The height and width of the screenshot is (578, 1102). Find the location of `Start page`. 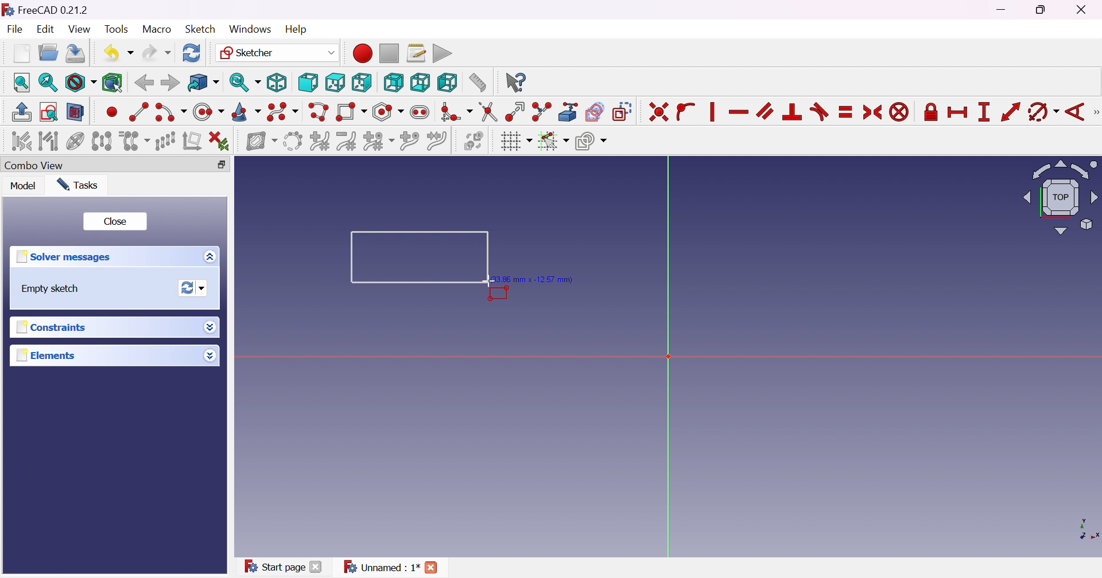

Start page is located at coordinates (272, 566).